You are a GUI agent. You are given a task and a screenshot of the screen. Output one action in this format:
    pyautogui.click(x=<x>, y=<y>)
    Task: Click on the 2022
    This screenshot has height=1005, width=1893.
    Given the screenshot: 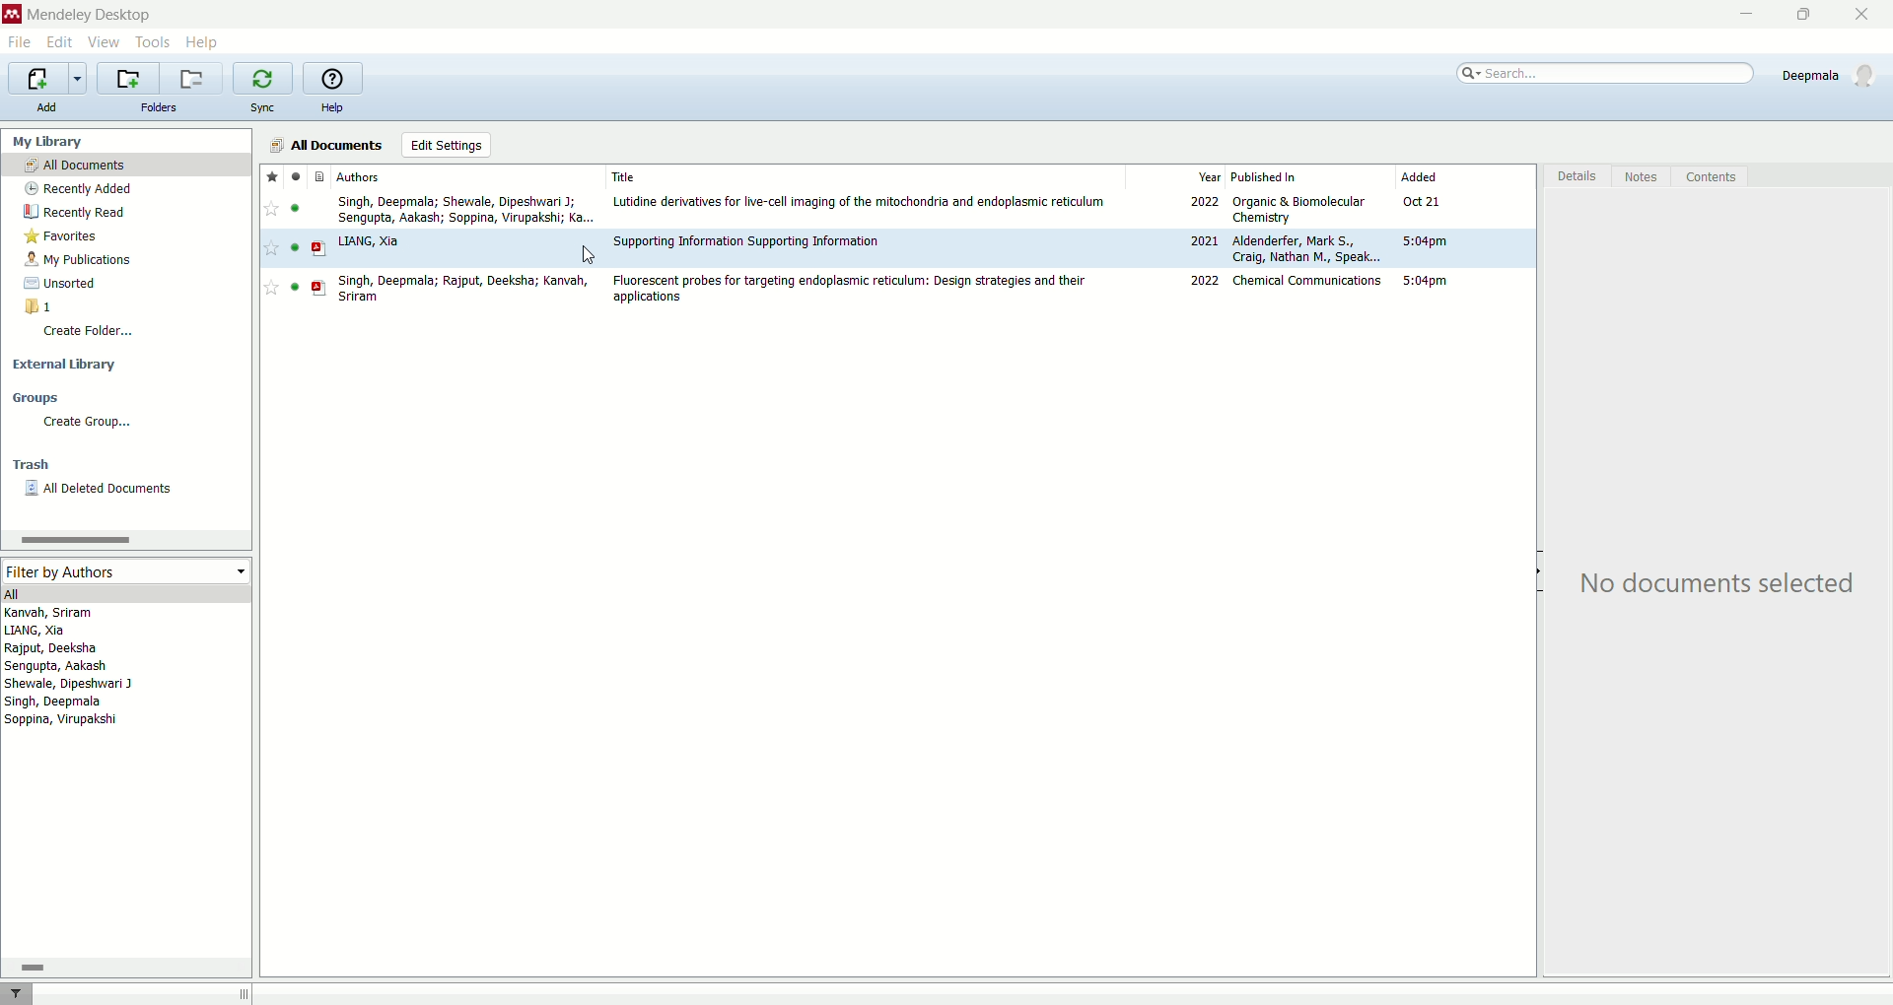 What is the action you would take?
    pyautogui.click(x=1203, y=200)
    